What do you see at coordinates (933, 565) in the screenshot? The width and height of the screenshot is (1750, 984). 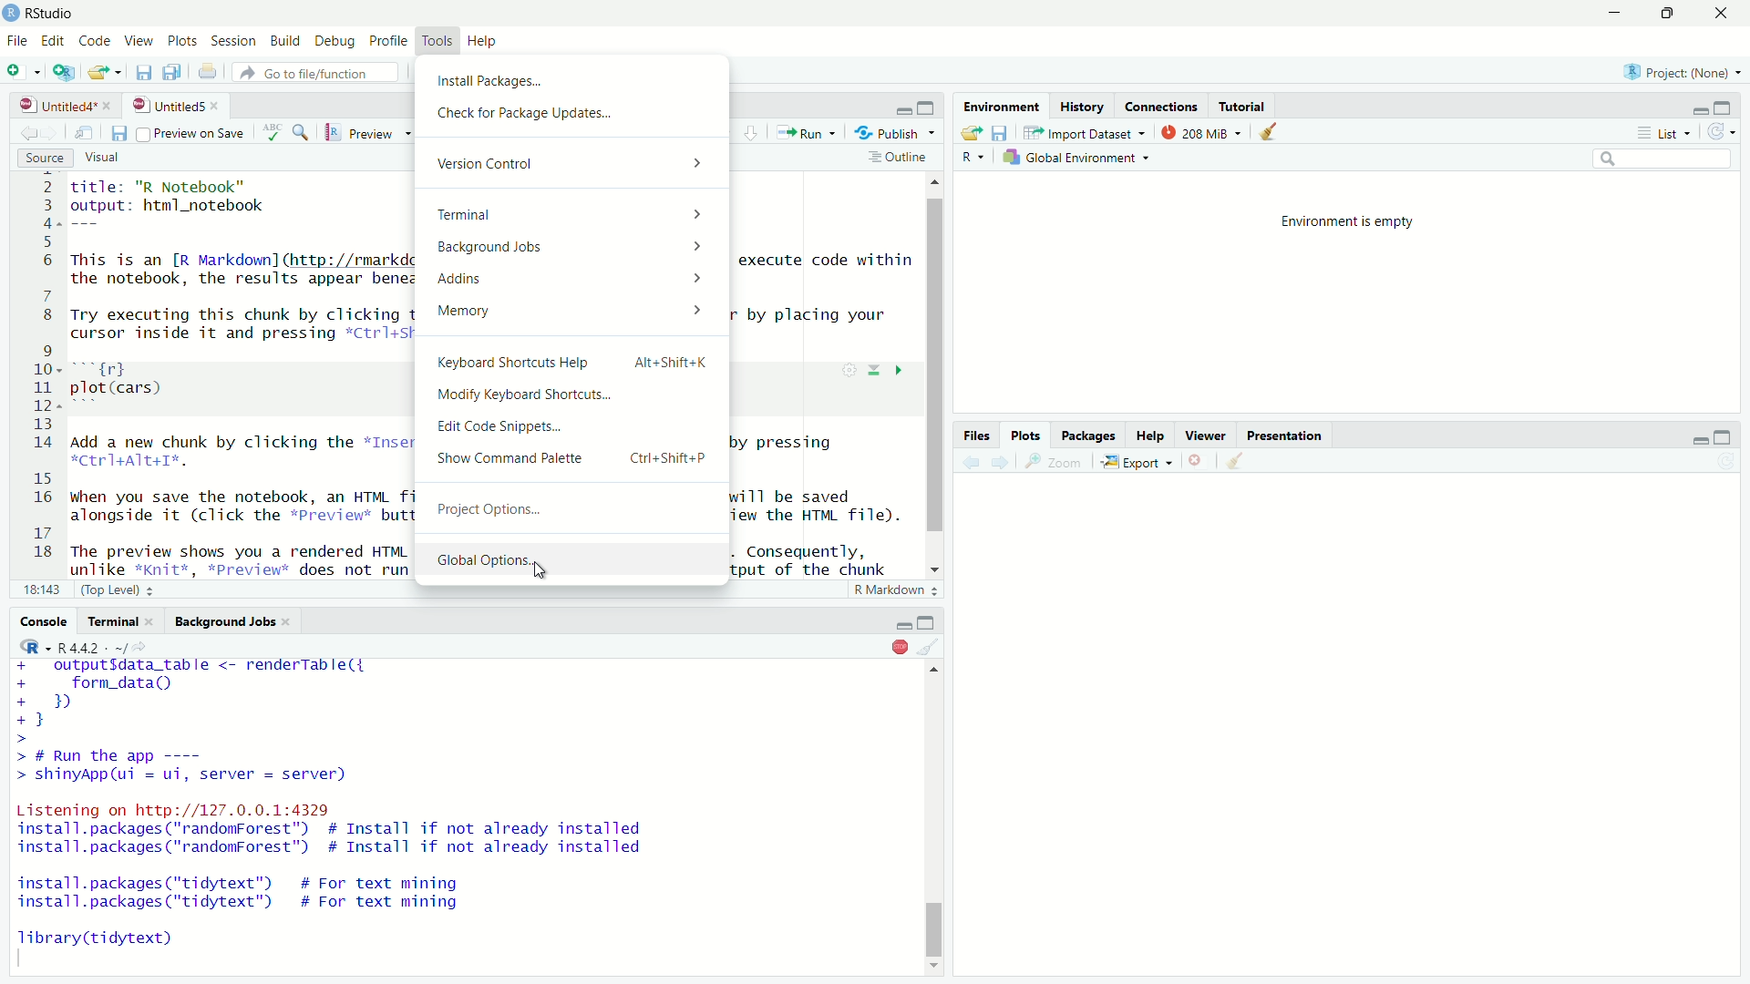 I see `scrollbar down` at bounding box center [933, 565].